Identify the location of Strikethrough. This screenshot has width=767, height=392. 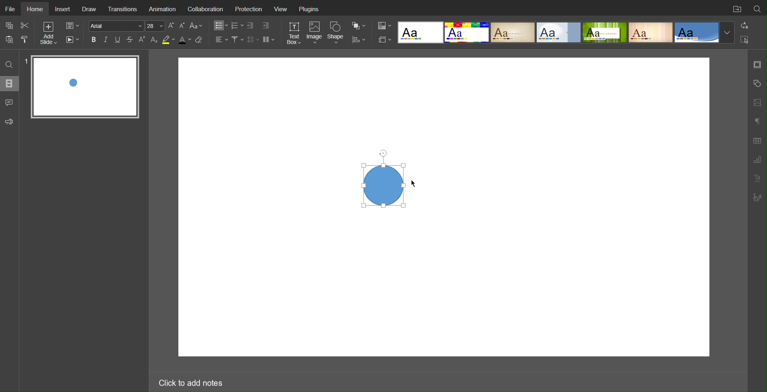
(130, 40).